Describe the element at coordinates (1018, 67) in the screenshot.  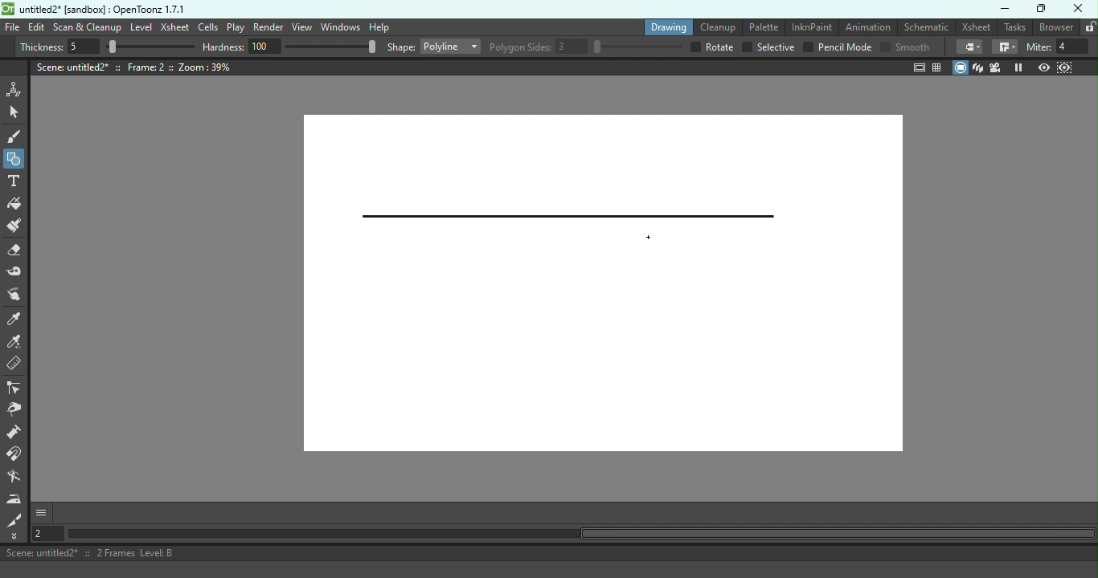
I see `Freeze` at that location.